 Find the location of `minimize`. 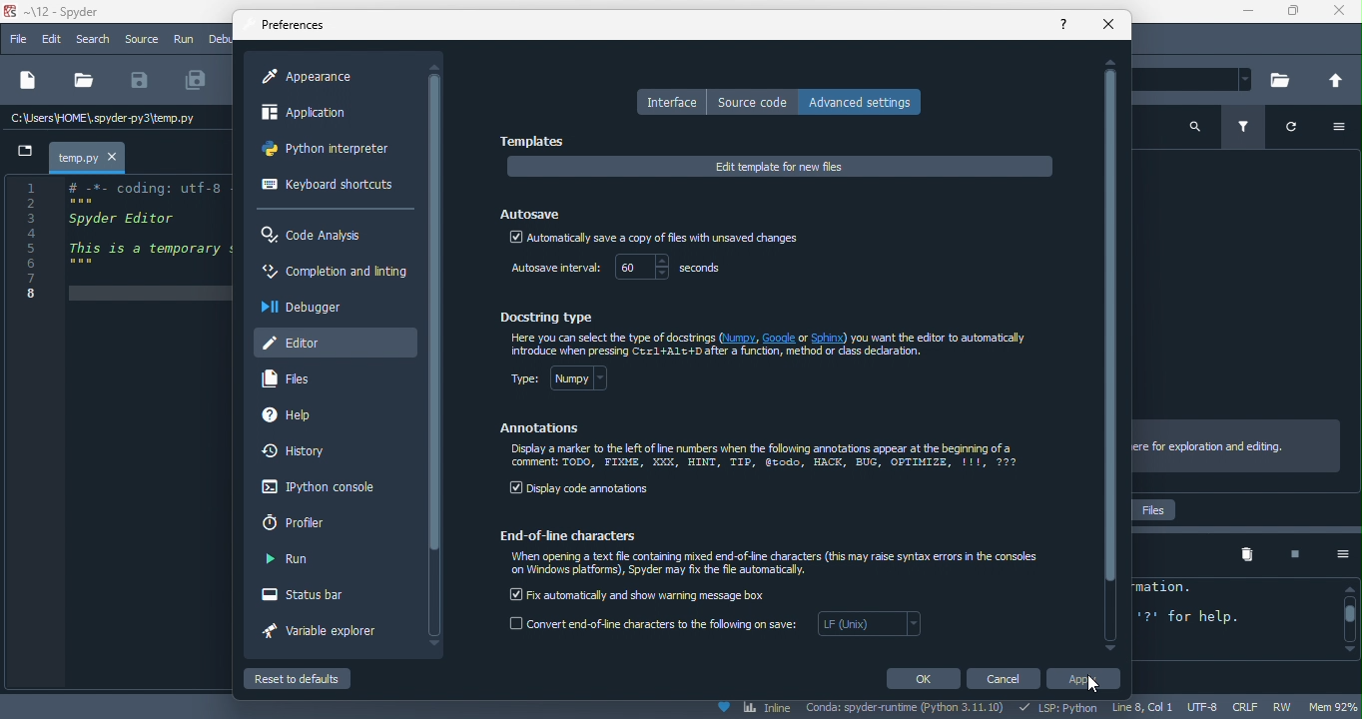

minimize is located at coordinates (1241, 13).